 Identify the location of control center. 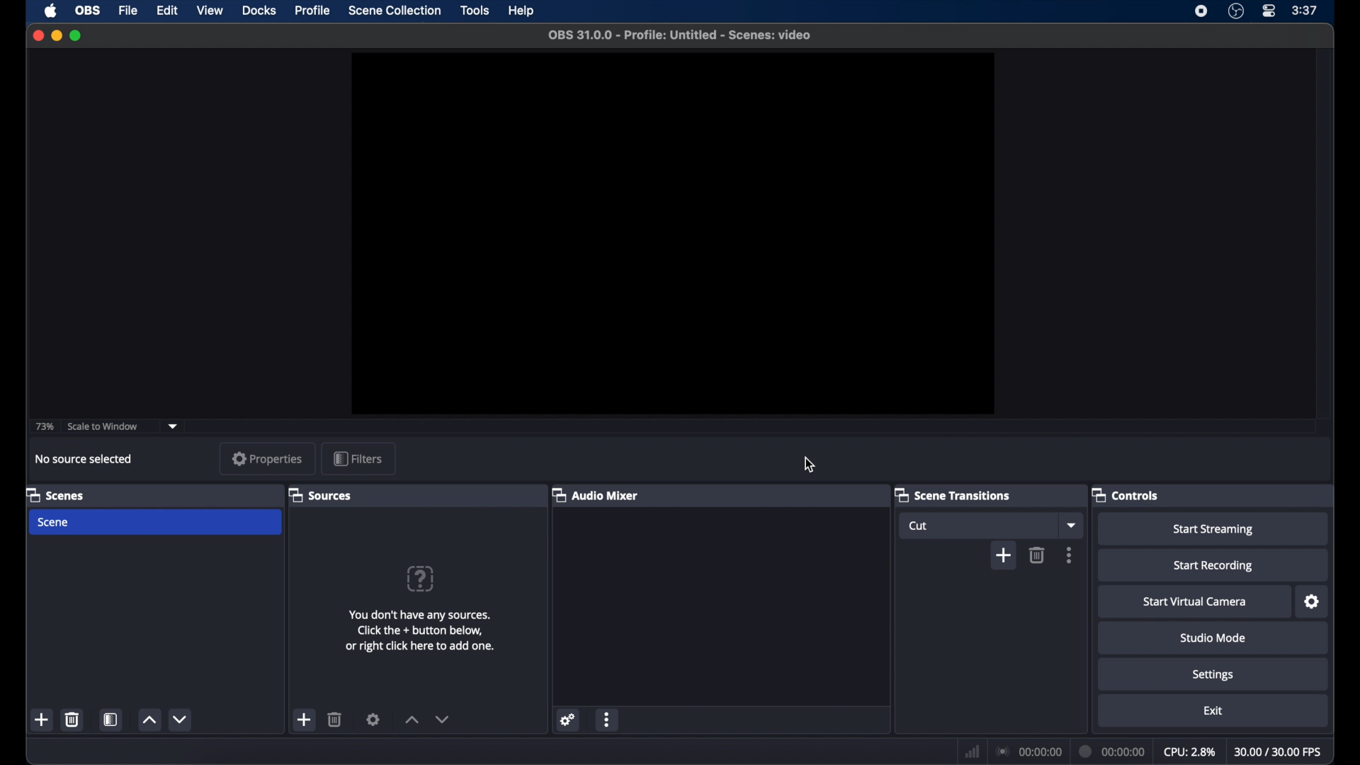
(1268, 11).